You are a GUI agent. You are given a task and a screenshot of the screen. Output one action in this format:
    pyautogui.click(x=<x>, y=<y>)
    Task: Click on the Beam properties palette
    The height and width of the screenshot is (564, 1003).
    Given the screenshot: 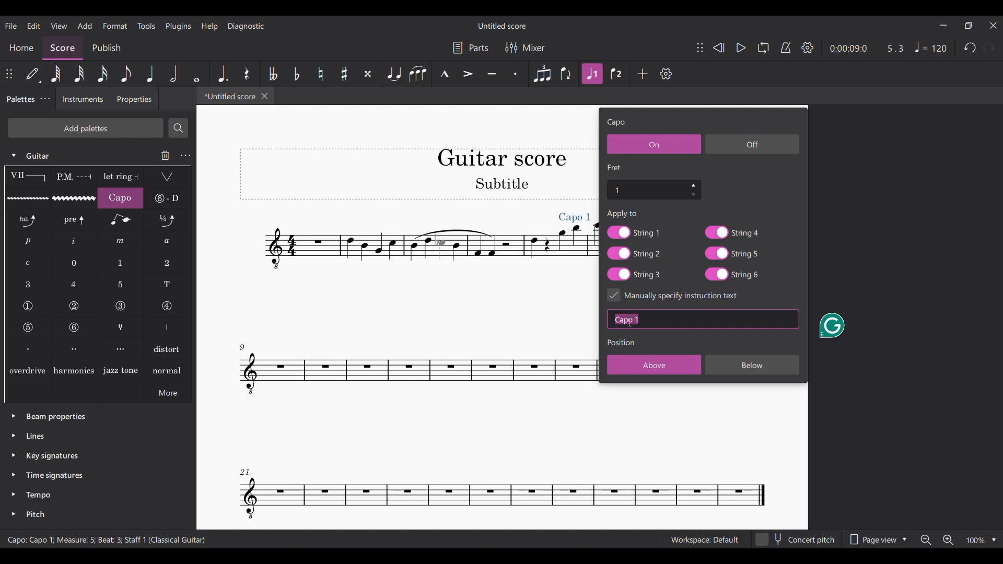 What is the action you would take?
    pyautogui.click(x=56, y=417)
    